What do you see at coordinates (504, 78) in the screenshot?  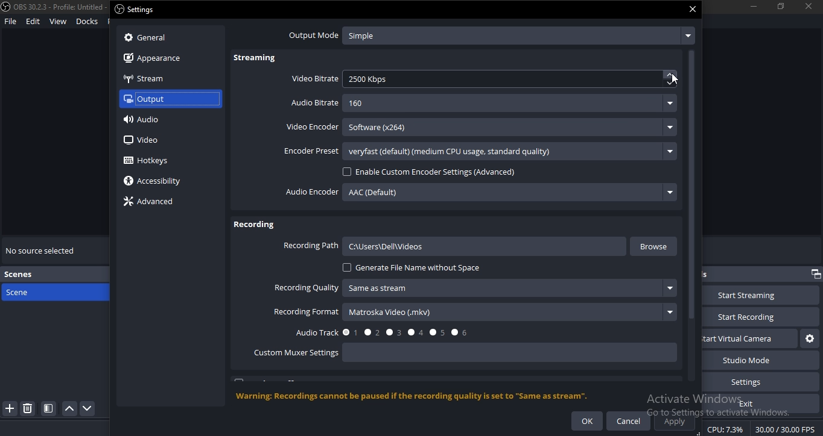 I see `2500 Kbps.` at bounding box center [504, 78].